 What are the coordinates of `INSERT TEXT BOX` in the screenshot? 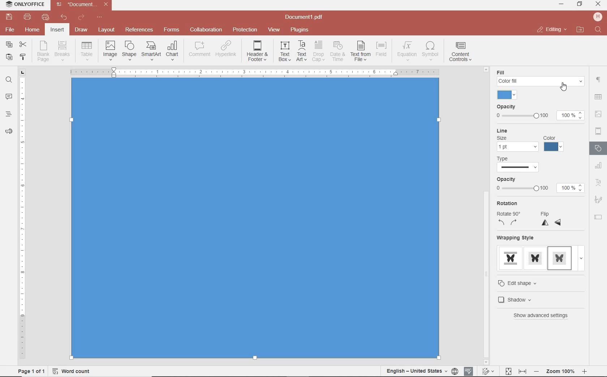 It's located at (284, 51).